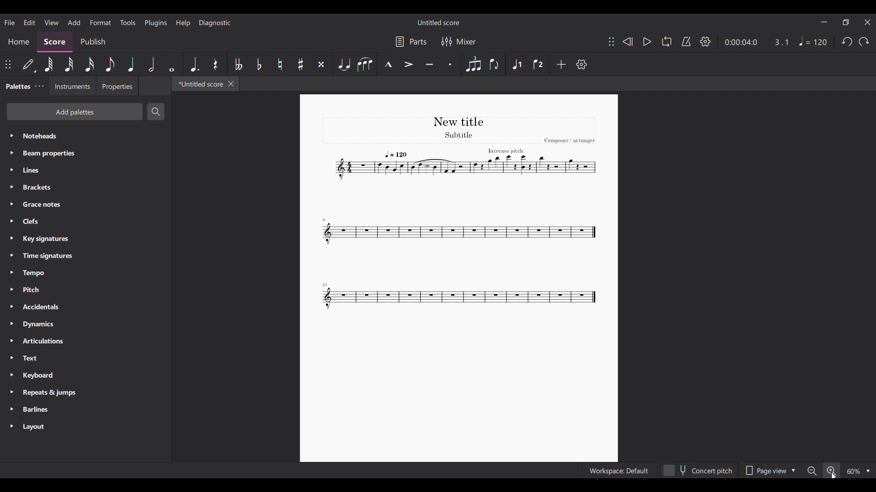 The height and width of the screenshot is (492, 876). Describe the element at coordinates (619, 471) in the screenshot. I see `Workspace: Default` at that location.